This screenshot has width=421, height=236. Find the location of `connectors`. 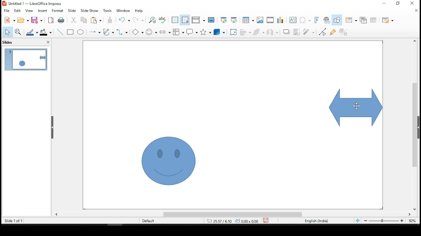

connectors is located at coordinates (122, 32).